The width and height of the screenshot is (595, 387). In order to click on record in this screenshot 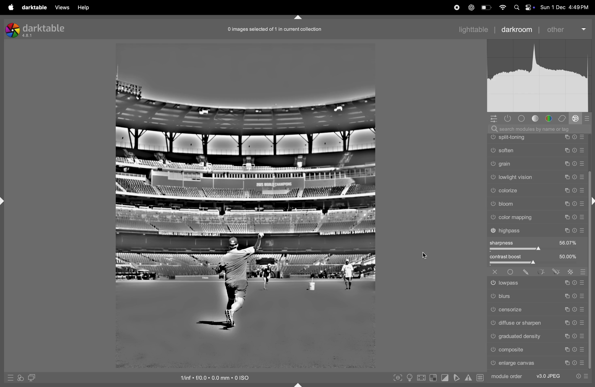, I will do `click(437, 8)`.